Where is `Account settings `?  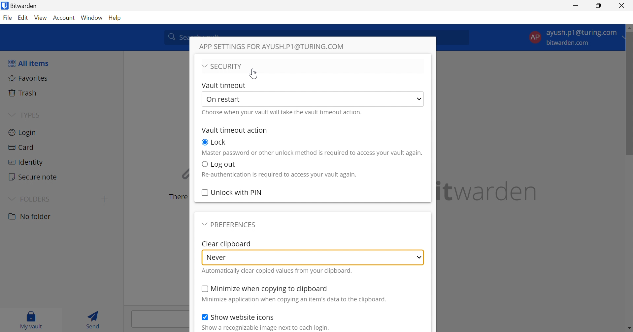
Account settings  is located at coordinates (574, 36).